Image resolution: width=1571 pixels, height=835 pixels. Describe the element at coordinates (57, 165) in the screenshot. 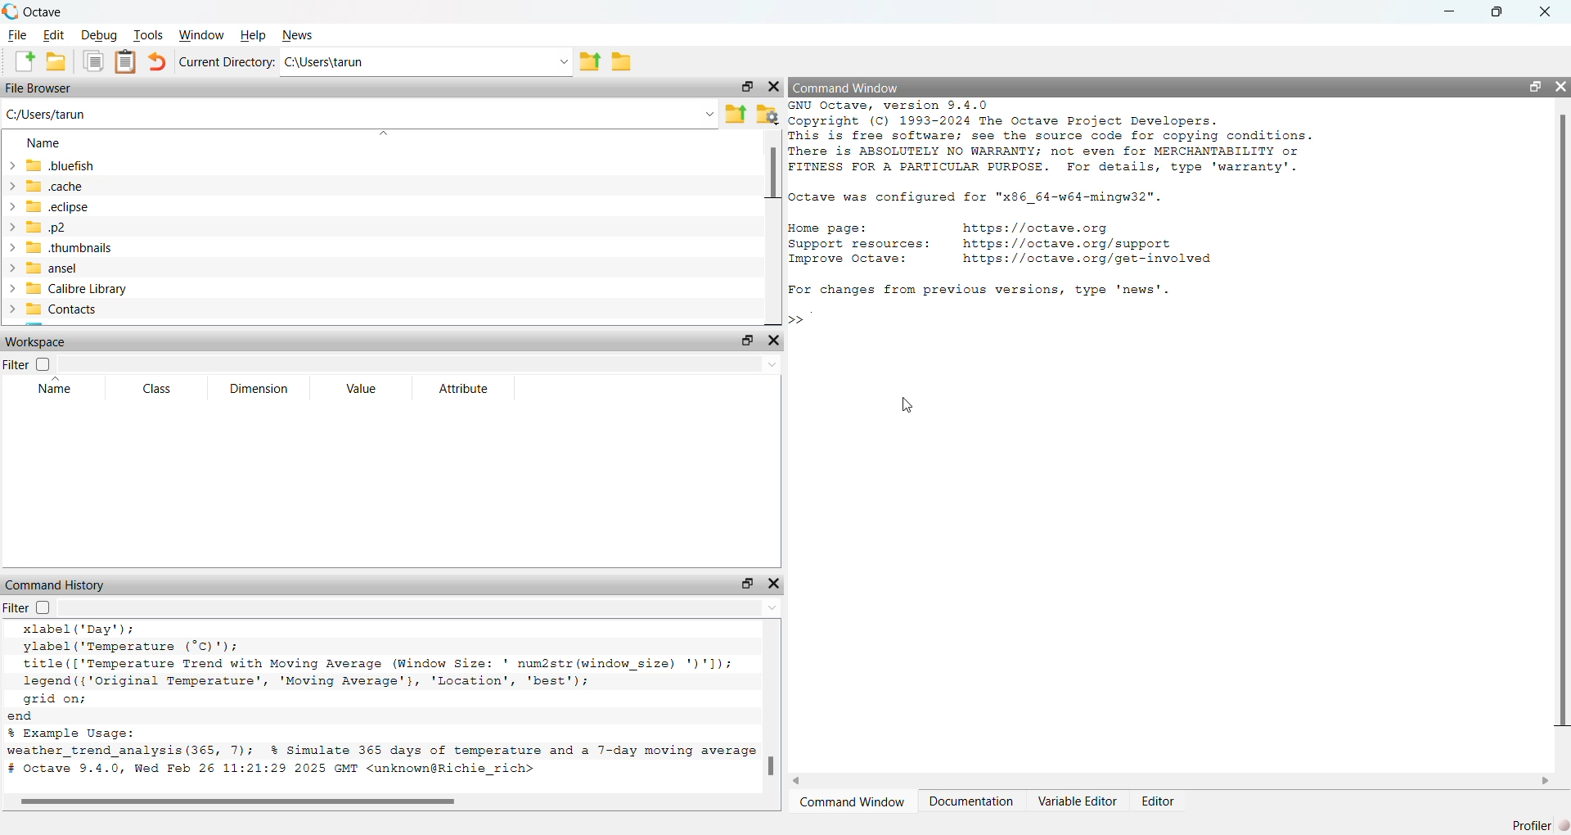

I see `bluefish` at that location.